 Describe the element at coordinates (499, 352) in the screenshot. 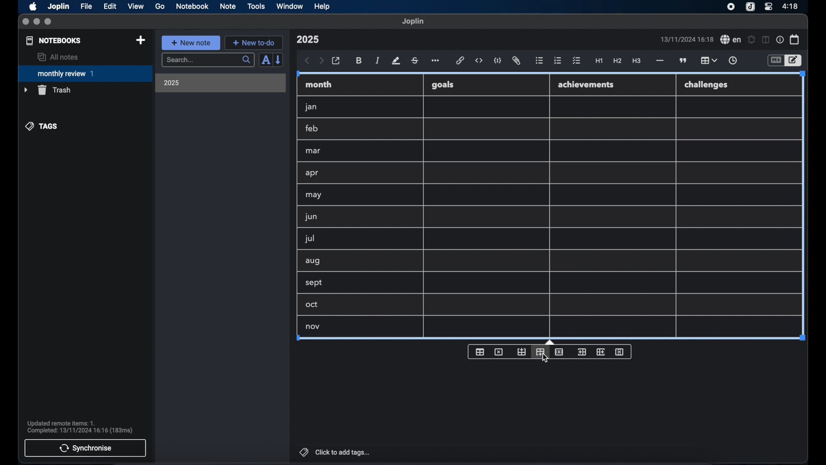

I see `delete table` at that location.